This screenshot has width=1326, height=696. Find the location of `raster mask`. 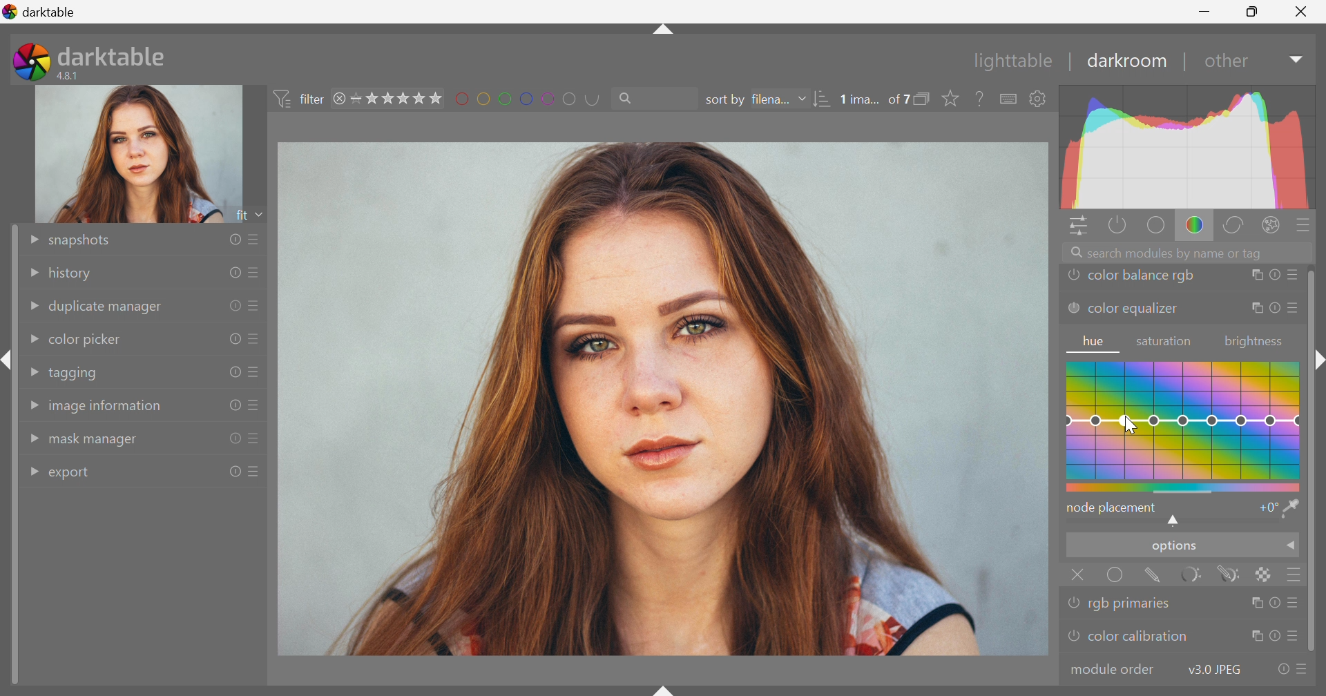

raster mask is located at coordinates (1266, 574).